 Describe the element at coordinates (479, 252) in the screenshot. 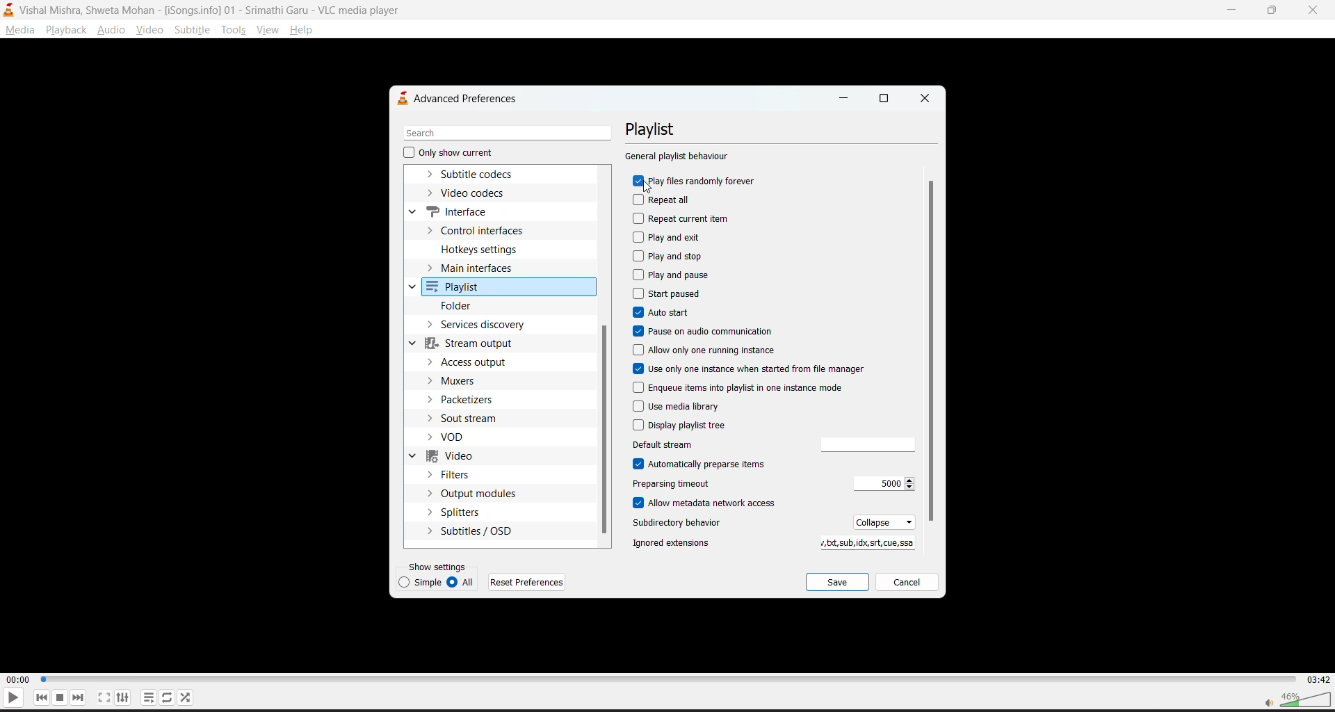

I see `hotkeys settings` at that location.